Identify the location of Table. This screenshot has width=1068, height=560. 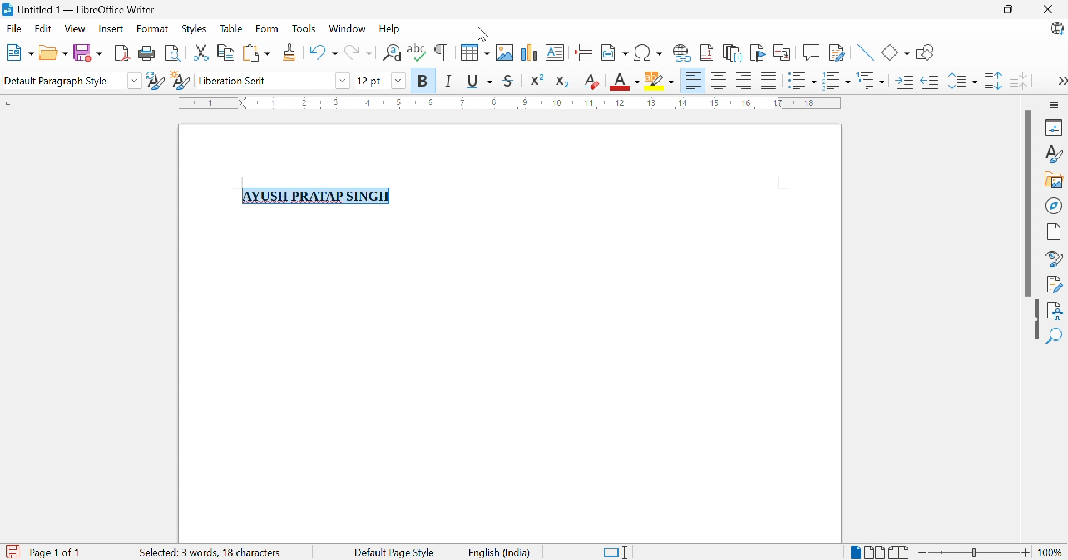
(231, 29).